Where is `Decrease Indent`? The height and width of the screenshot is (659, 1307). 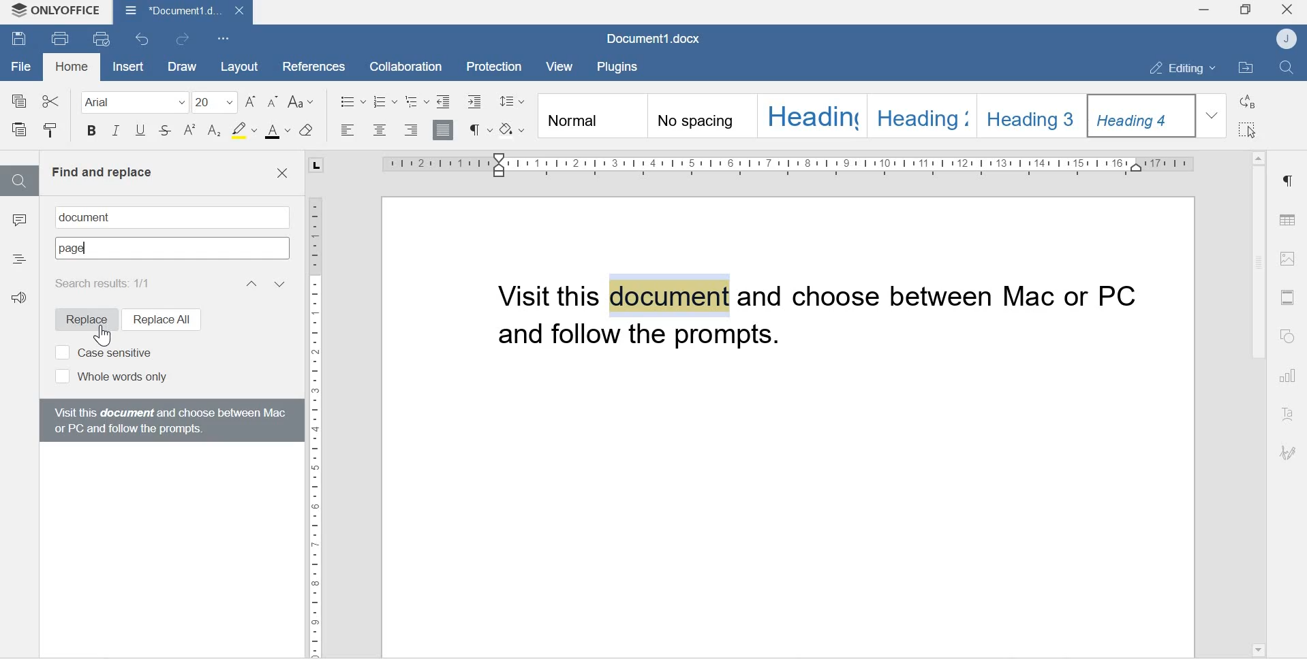 Decrease Indent is located at coordinates (478, 101).